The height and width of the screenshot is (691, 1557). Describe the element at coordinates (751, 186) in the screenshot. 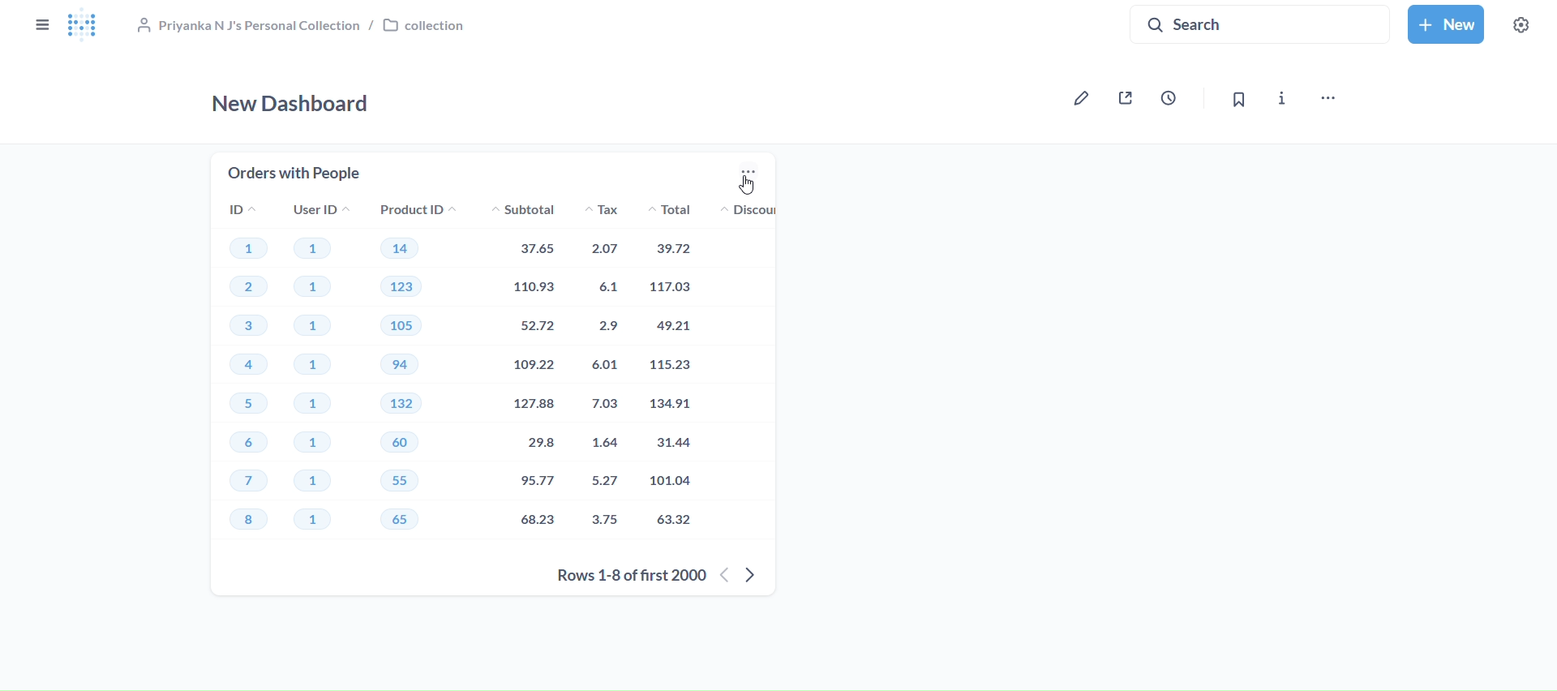

I see `Cursor` at that location.